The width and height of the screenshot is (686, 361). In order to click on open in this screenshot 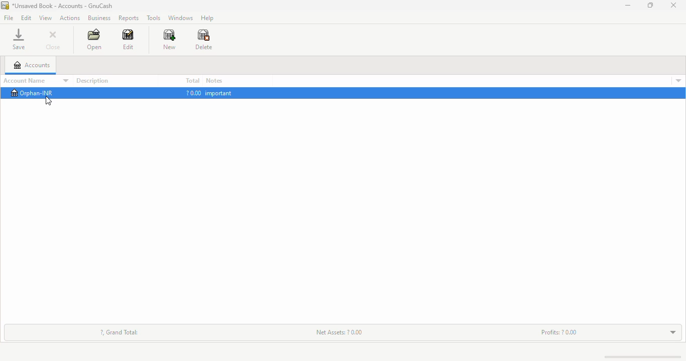, I will do `click(94, 39)`.